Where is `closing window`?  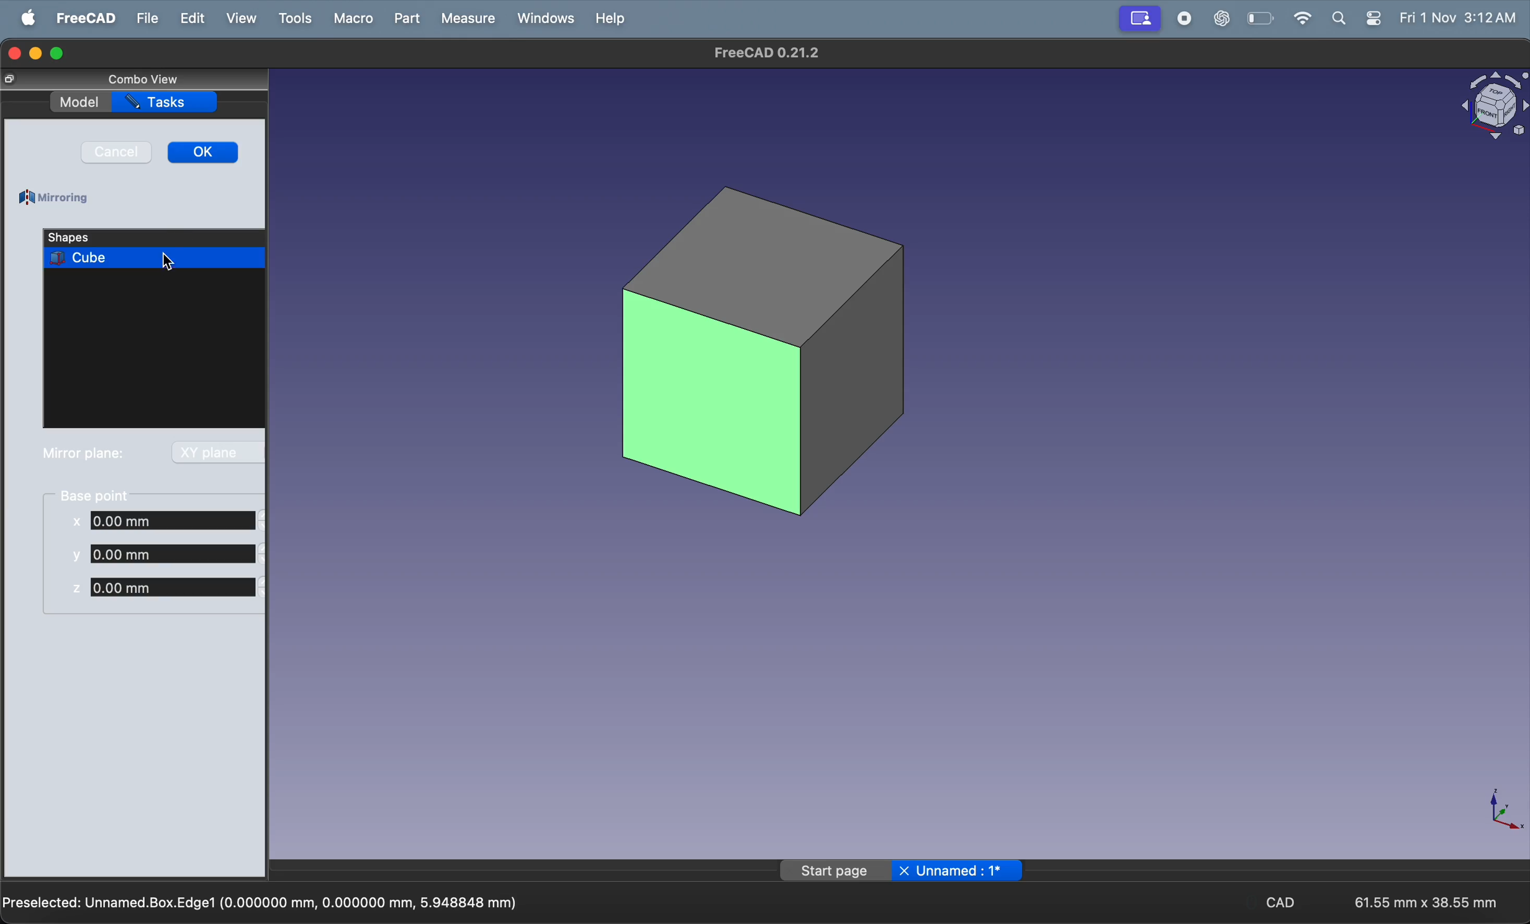 closing window is located at coordinates (12, 53).